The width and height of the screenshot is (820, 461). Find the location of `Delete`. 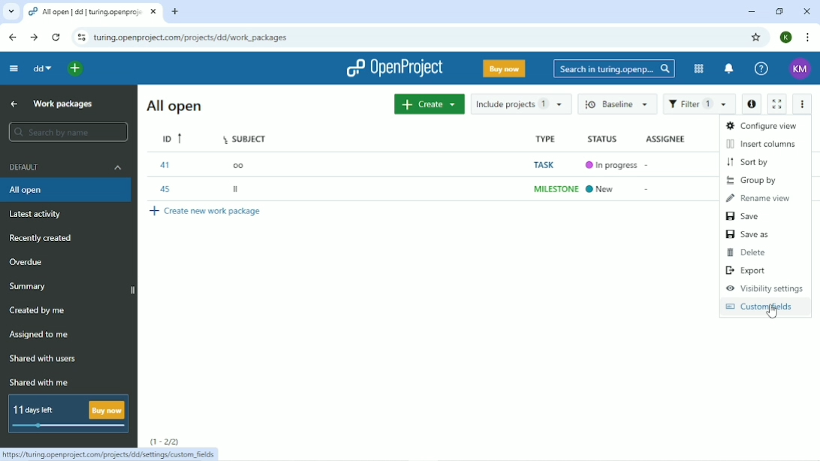

Delete is located at coordinates (751, 252).